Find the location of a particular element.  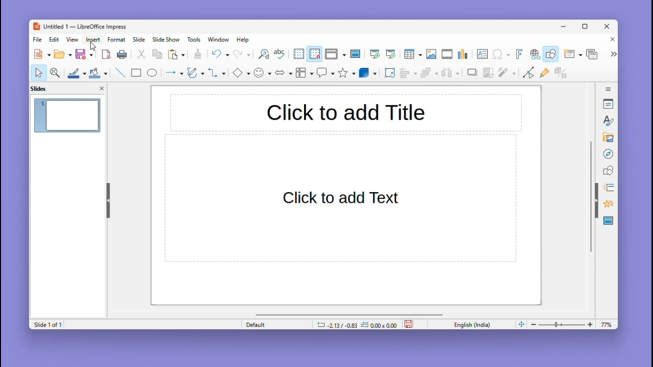

cut is located at coordinates (142, 55).